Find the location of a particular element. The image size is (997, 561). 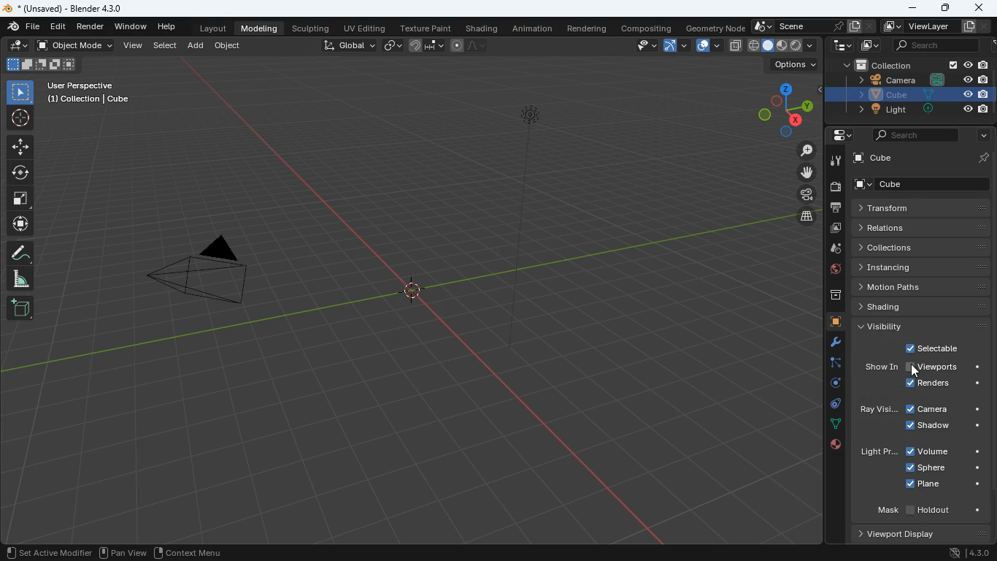

print is located at coordinates (835, 207).